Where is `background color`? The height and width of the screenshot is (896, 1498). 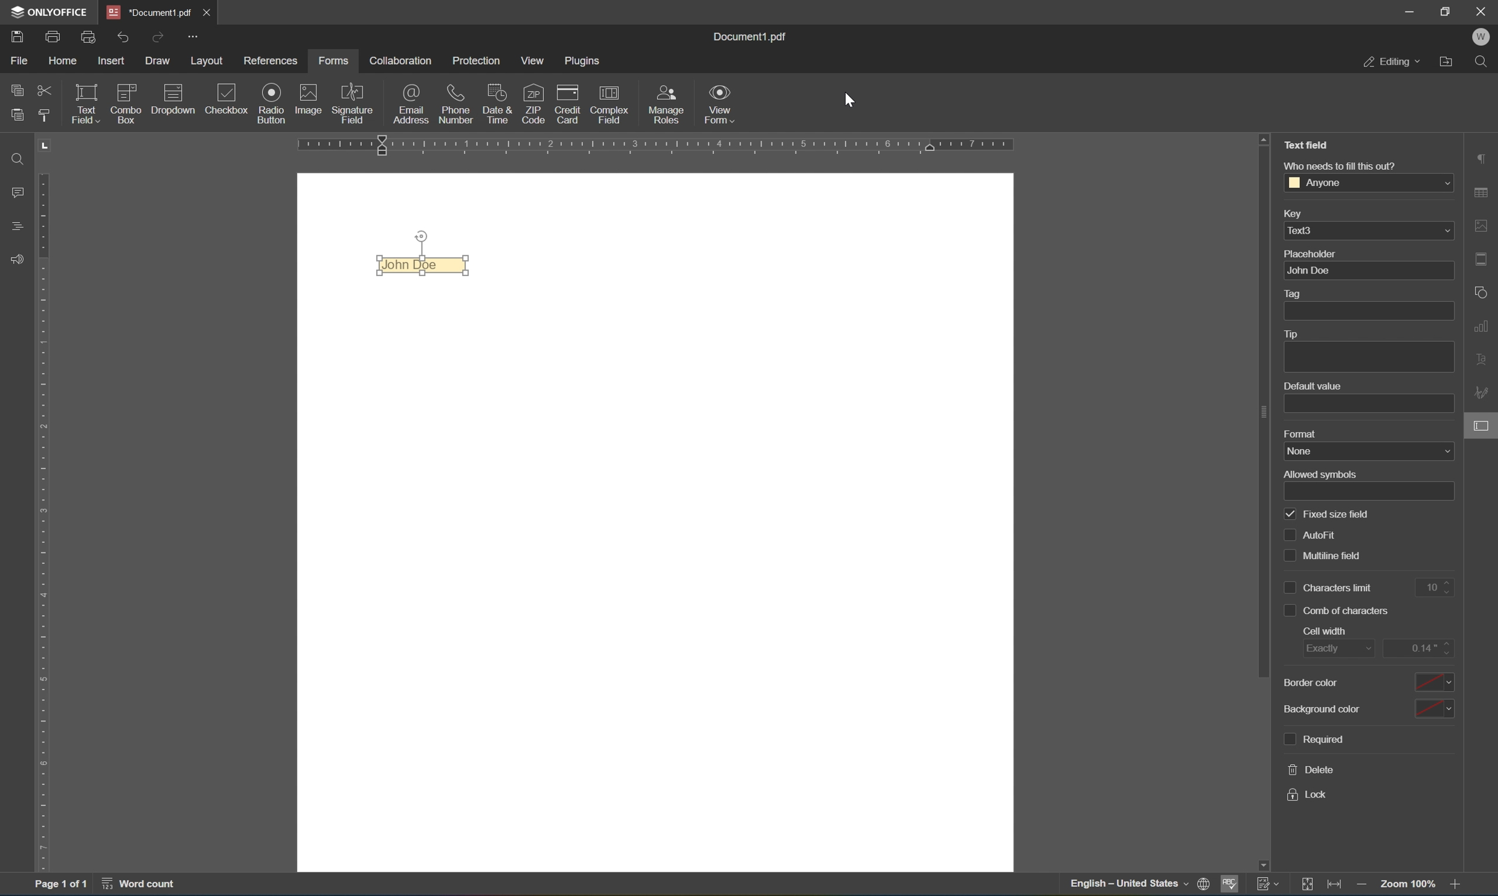
background color is located at coordinates (1370, 707).